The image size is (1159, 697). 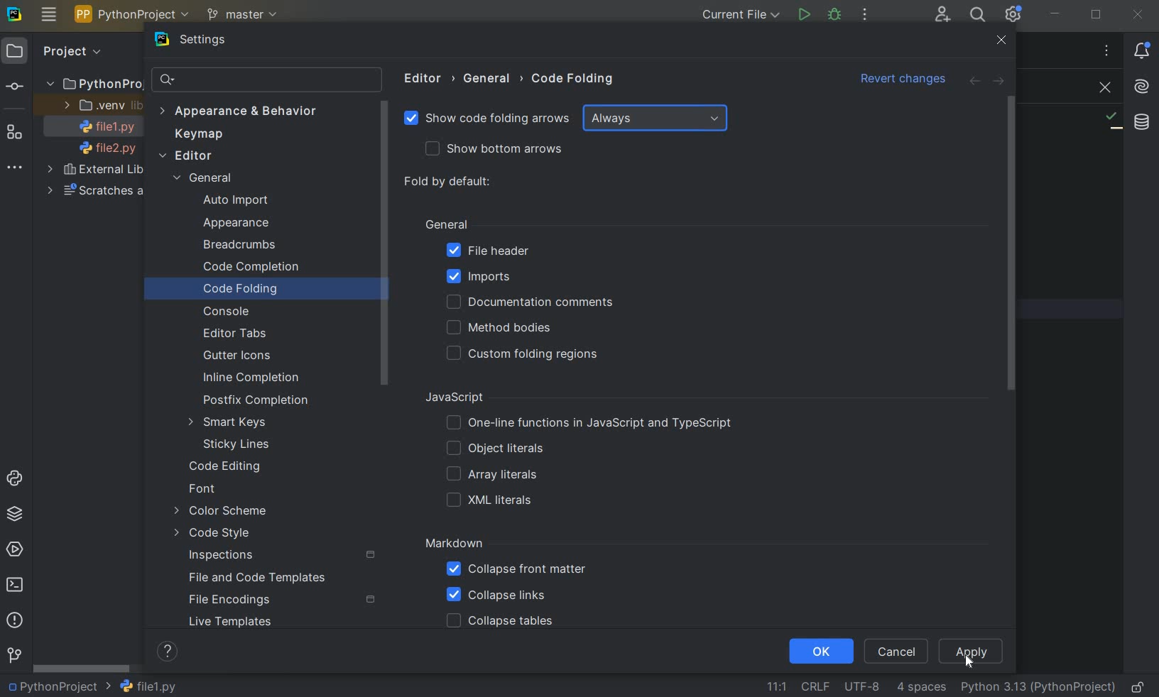 What do you see at coordinates (942, 14) in the screenshot?
I see `CODE WITH ME` at bounding box center [942, 14].